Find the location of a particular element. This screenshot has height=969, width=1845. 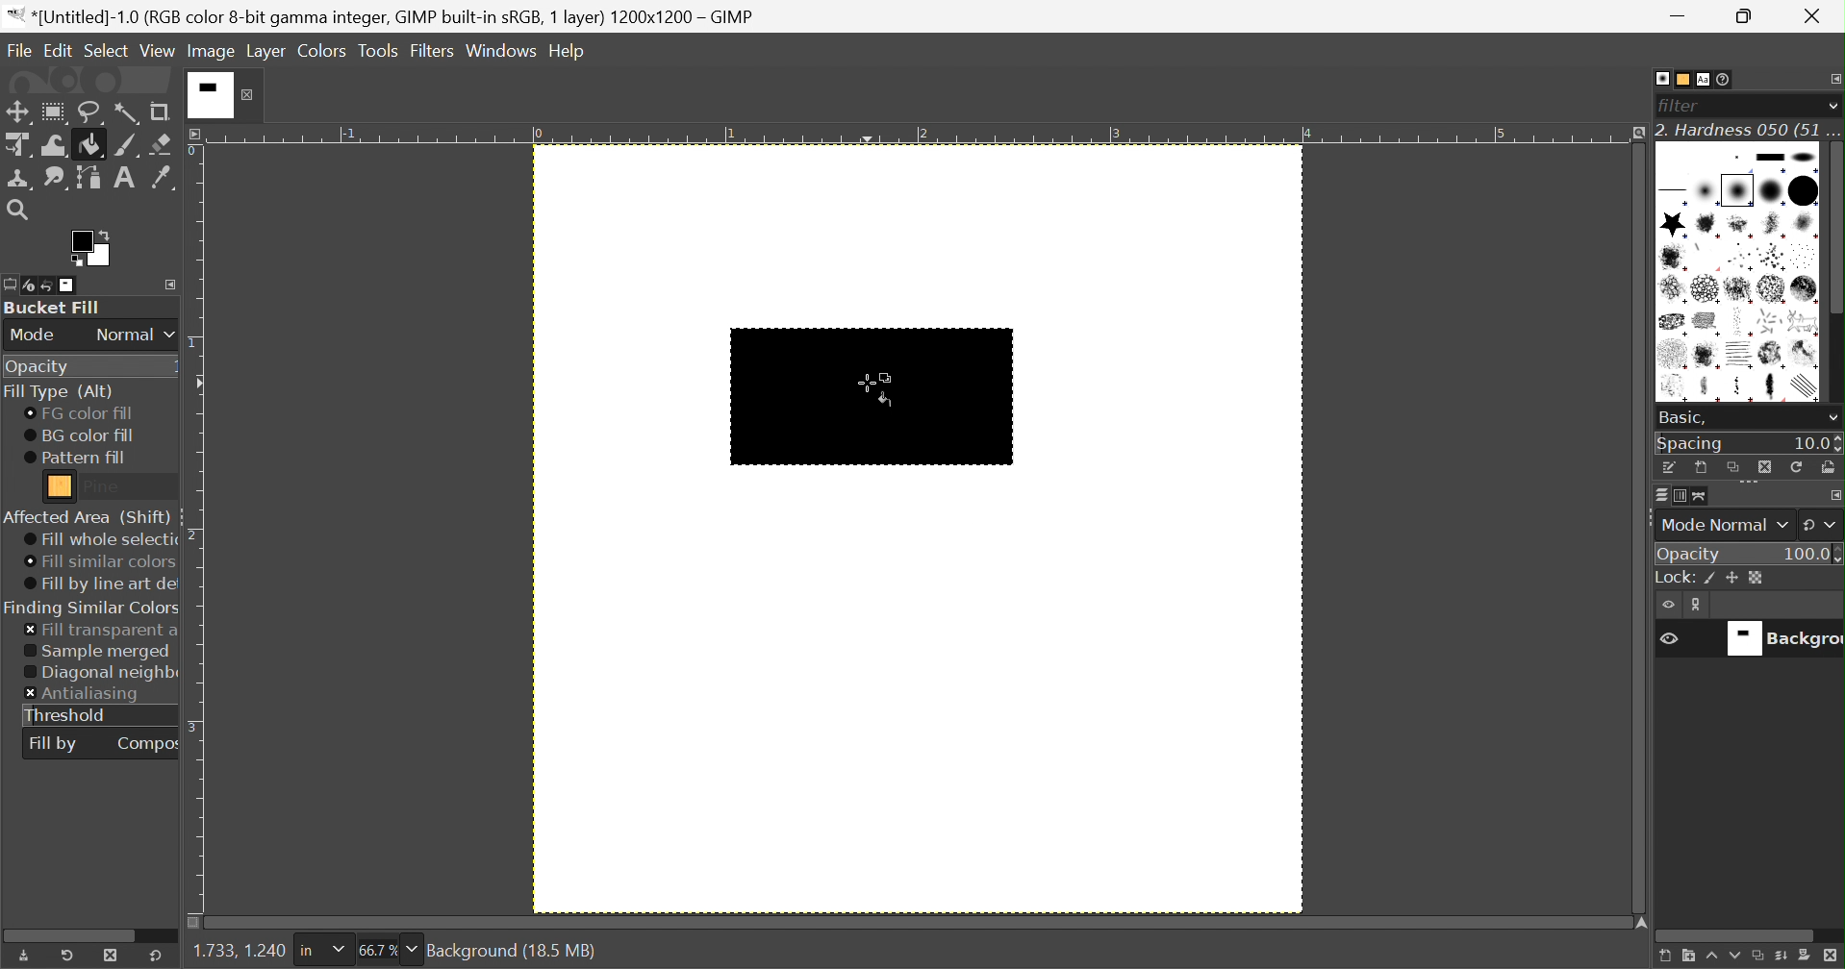

Minimize is located at coordinates (1681, 16).